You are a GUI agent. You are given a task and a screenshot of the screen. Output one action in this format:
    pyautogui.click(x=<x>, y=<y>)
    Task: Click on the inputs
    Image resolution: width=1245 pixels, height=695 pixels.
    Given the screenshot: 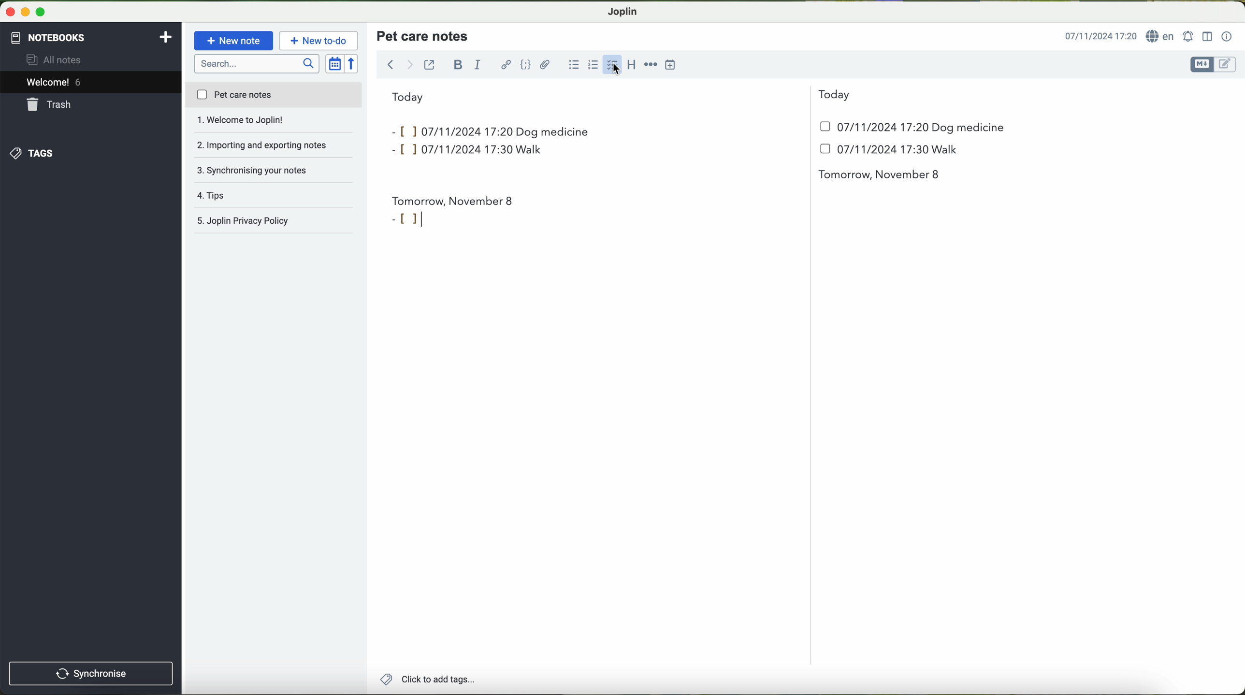 What is the action you would take?
    pyautogui.click(x=448, y=130)
    